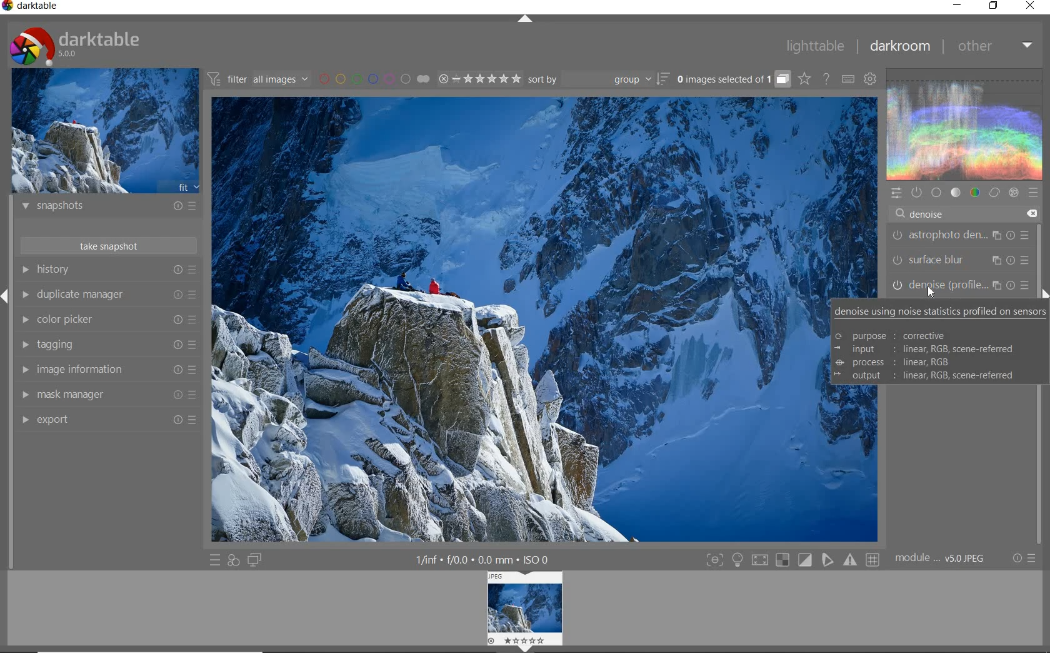 The image size is (1050, 653). What do you see at coordinates (943, 559) in the screenshot?
I see `module..v50JPEG` at bounding box center [943, 559].